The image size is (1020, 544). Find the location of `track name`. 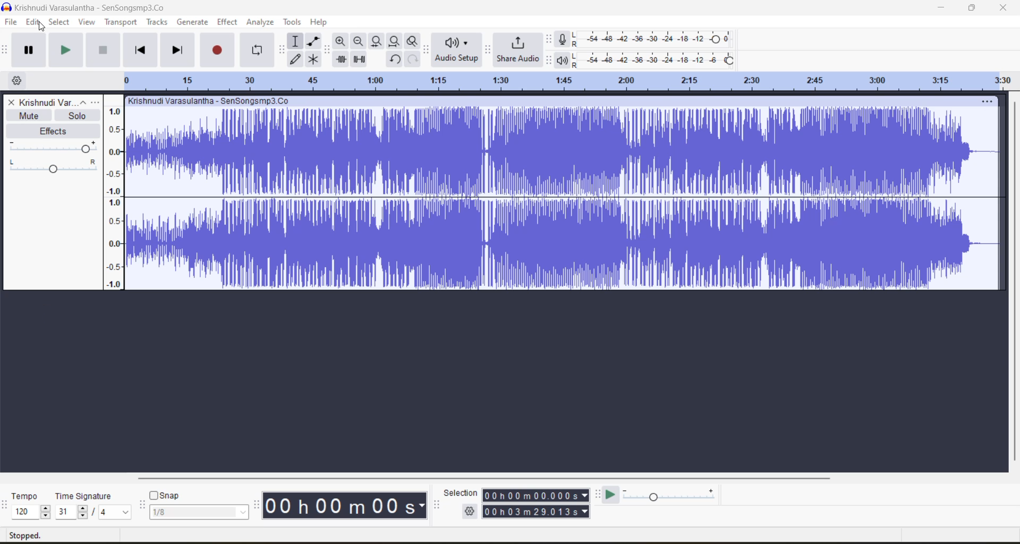

track name is located at coordinates (210, 102).